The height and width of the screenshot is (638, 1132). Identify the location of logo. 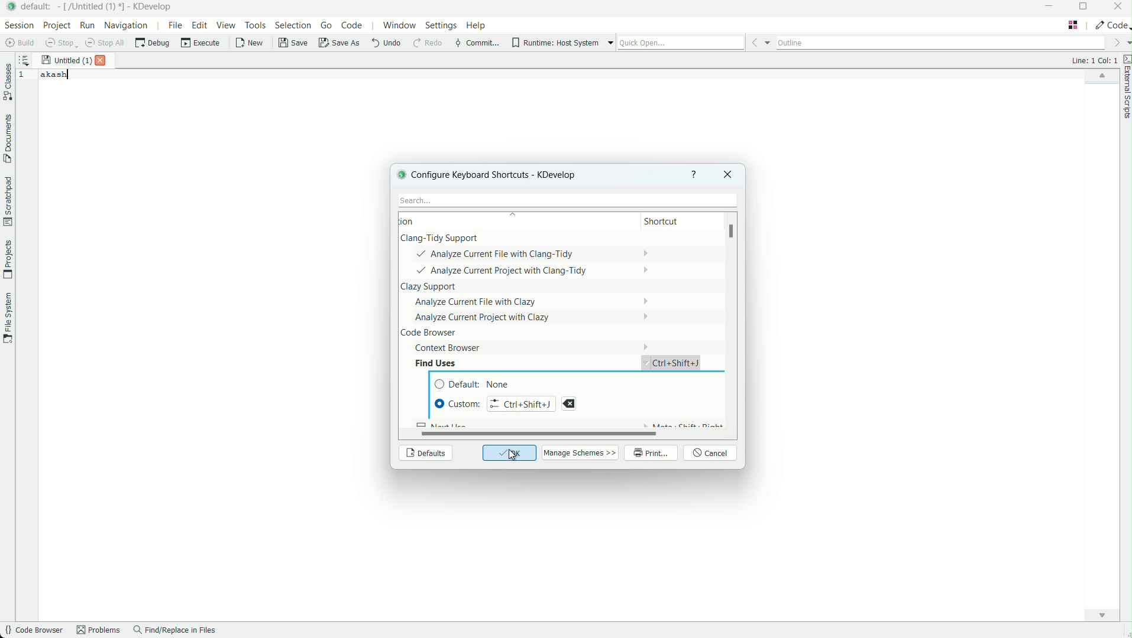
(400, 174).